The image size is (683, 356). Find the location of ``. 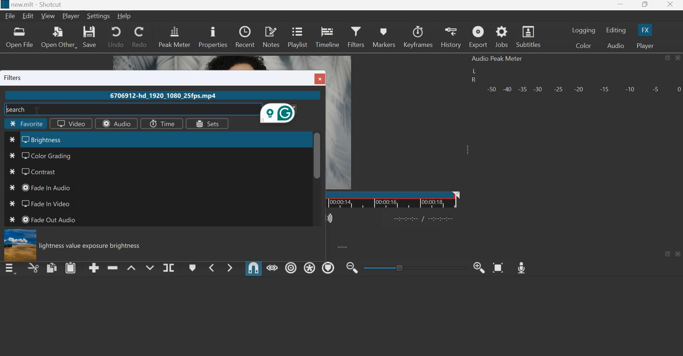

 is located at coordinates (317, 155).